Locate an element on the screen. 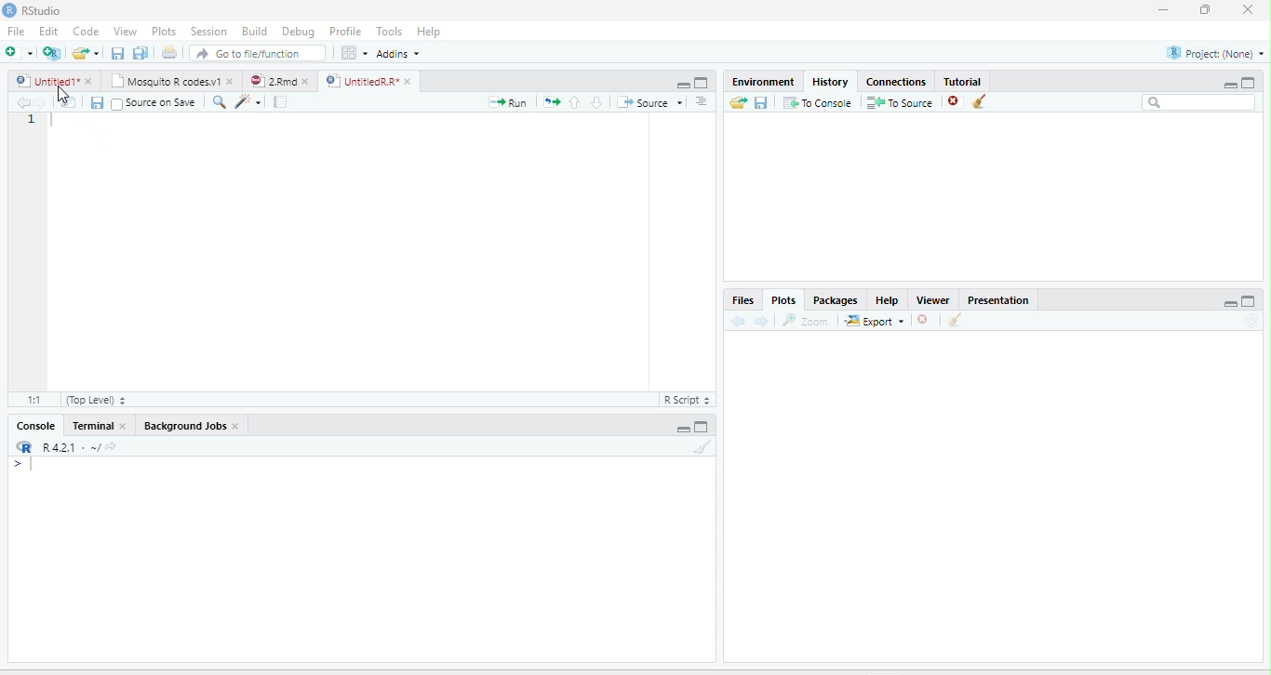  close is located at coordinates (408, 81).